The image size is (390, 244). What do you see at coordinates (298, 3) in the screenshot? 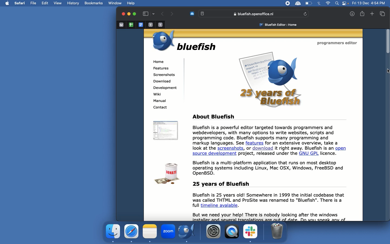
I see `Extensions ` at bounding box center [298, 3].